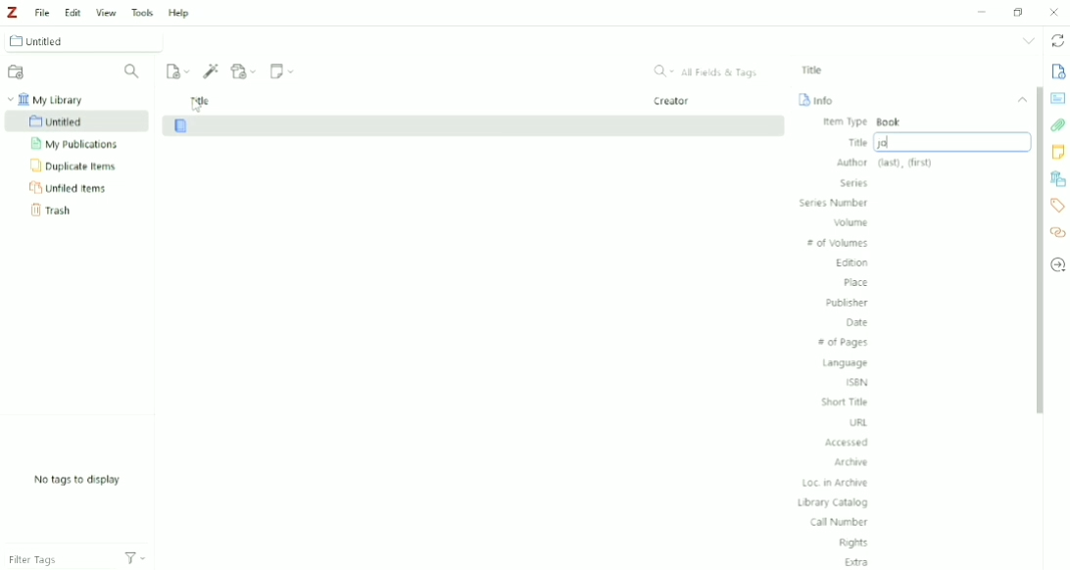 Image resolution: width=1070 pixels, height=570 pixels. What do you see at coordinates (1038, 253) in the screenshot?
I see `Vertical scrollbar` at bounding box center [1038, 253].